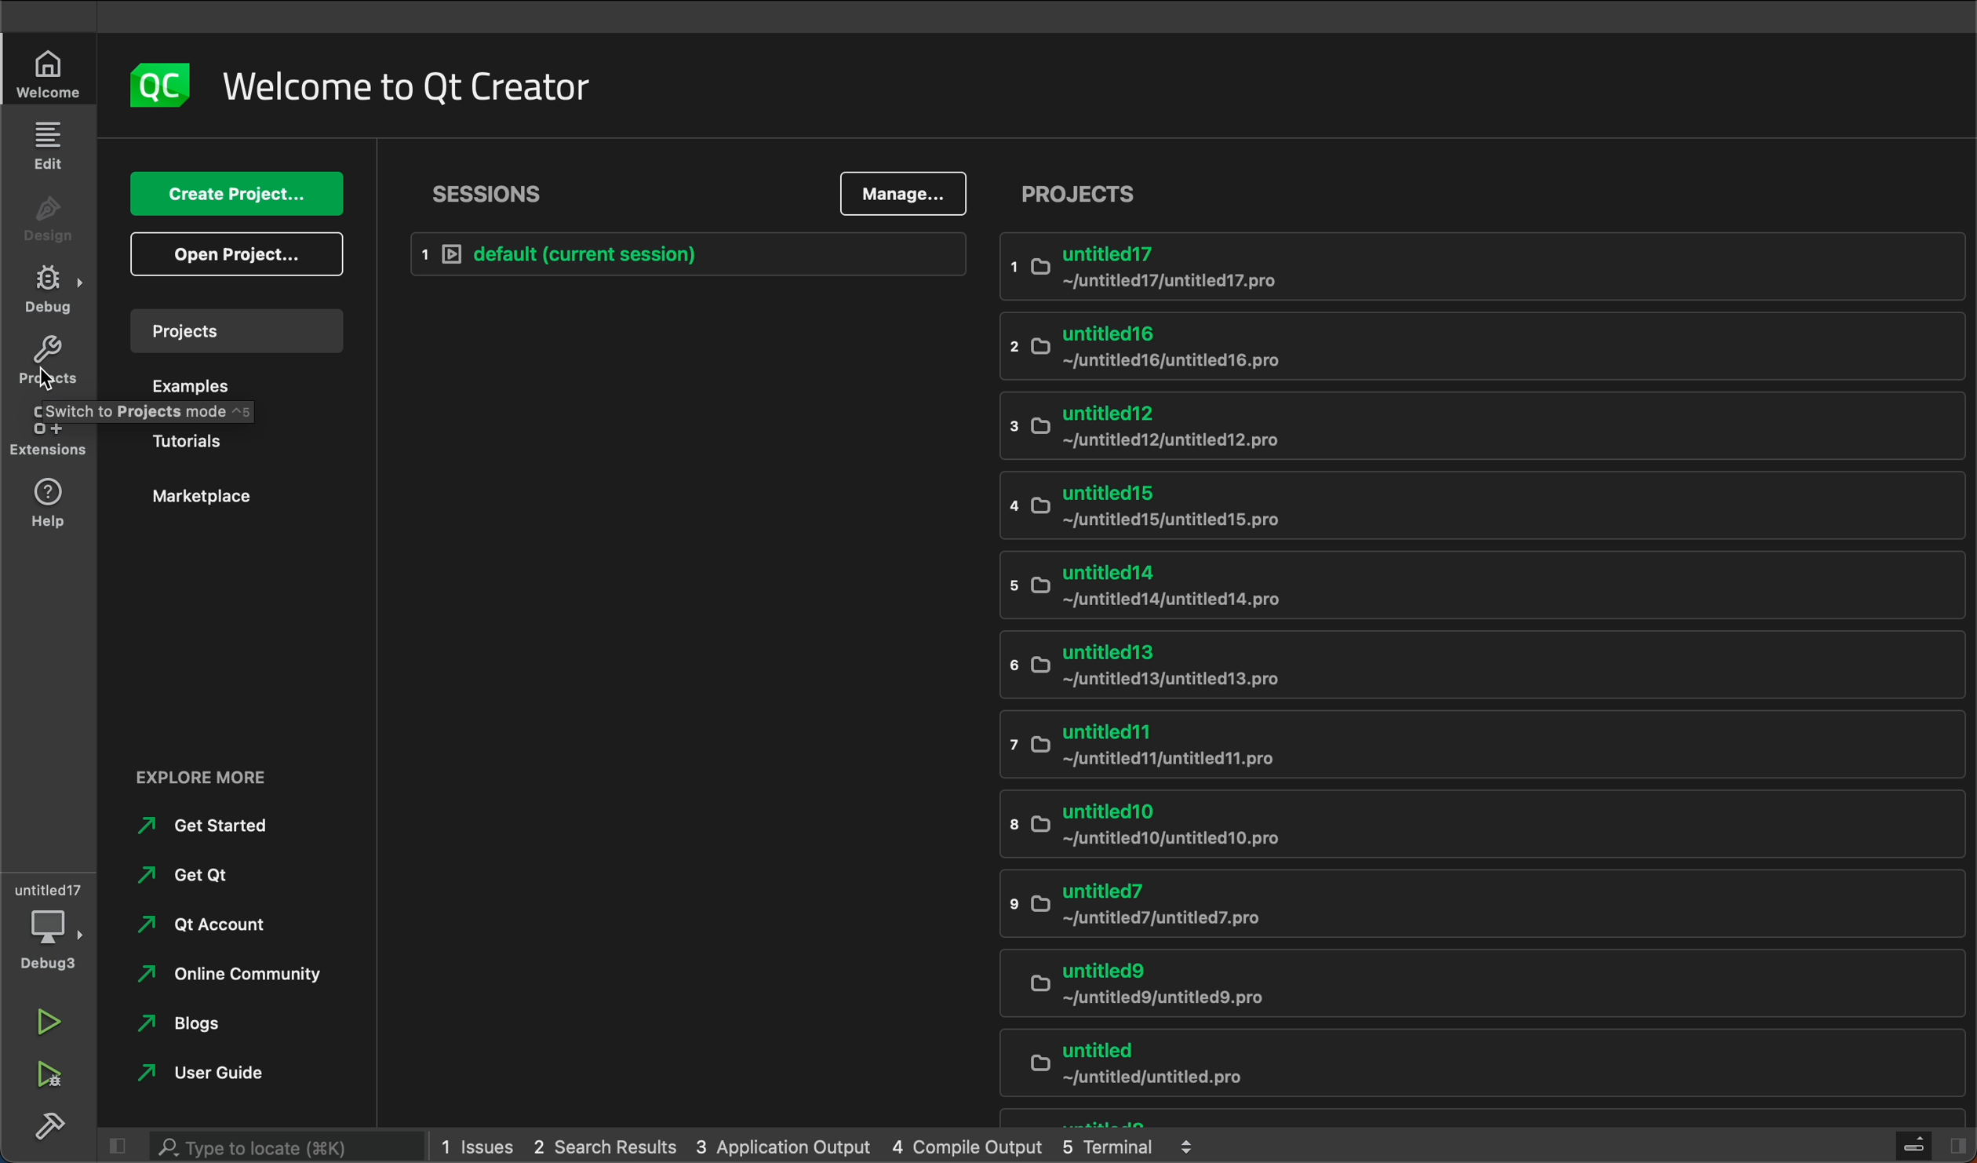 This screenshot has width=1977, height=1163. I want to click on cursor, so click(47, 377).